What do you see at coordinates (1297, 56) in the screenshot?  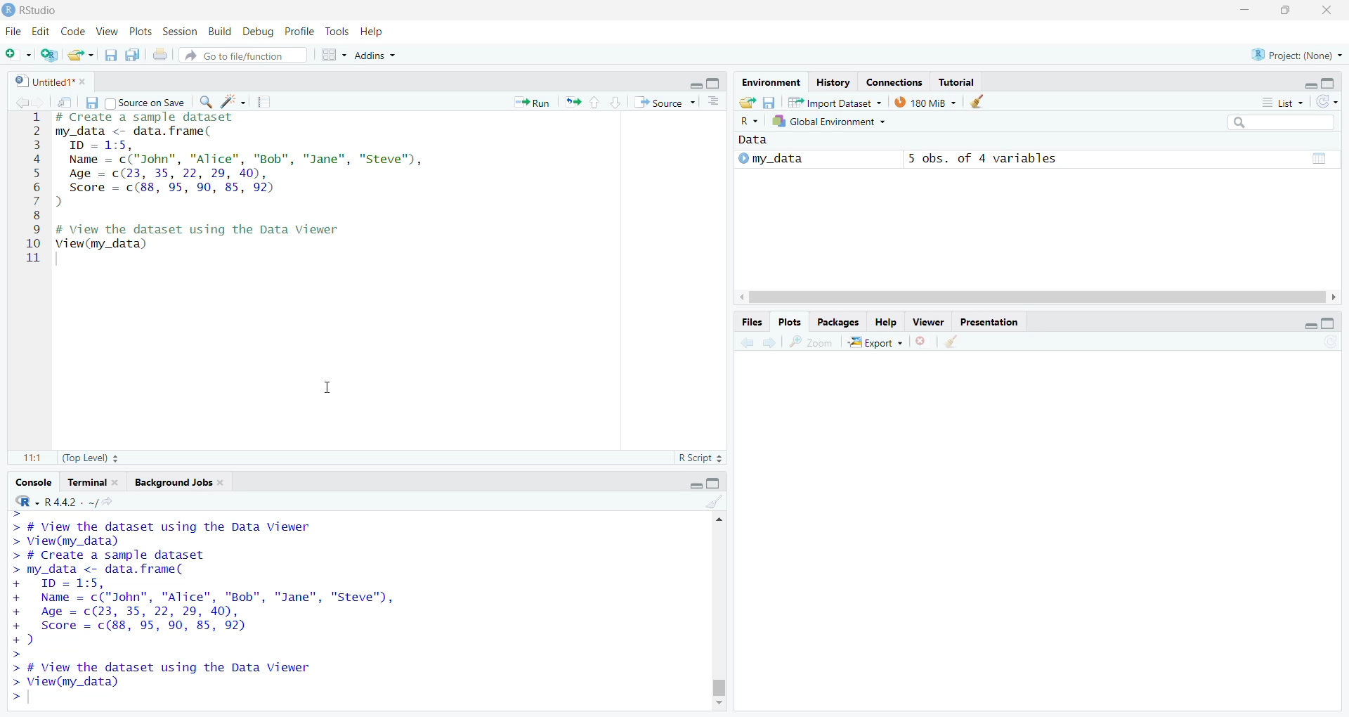 I see `Project (None)` at bounding box center [1297, 56].